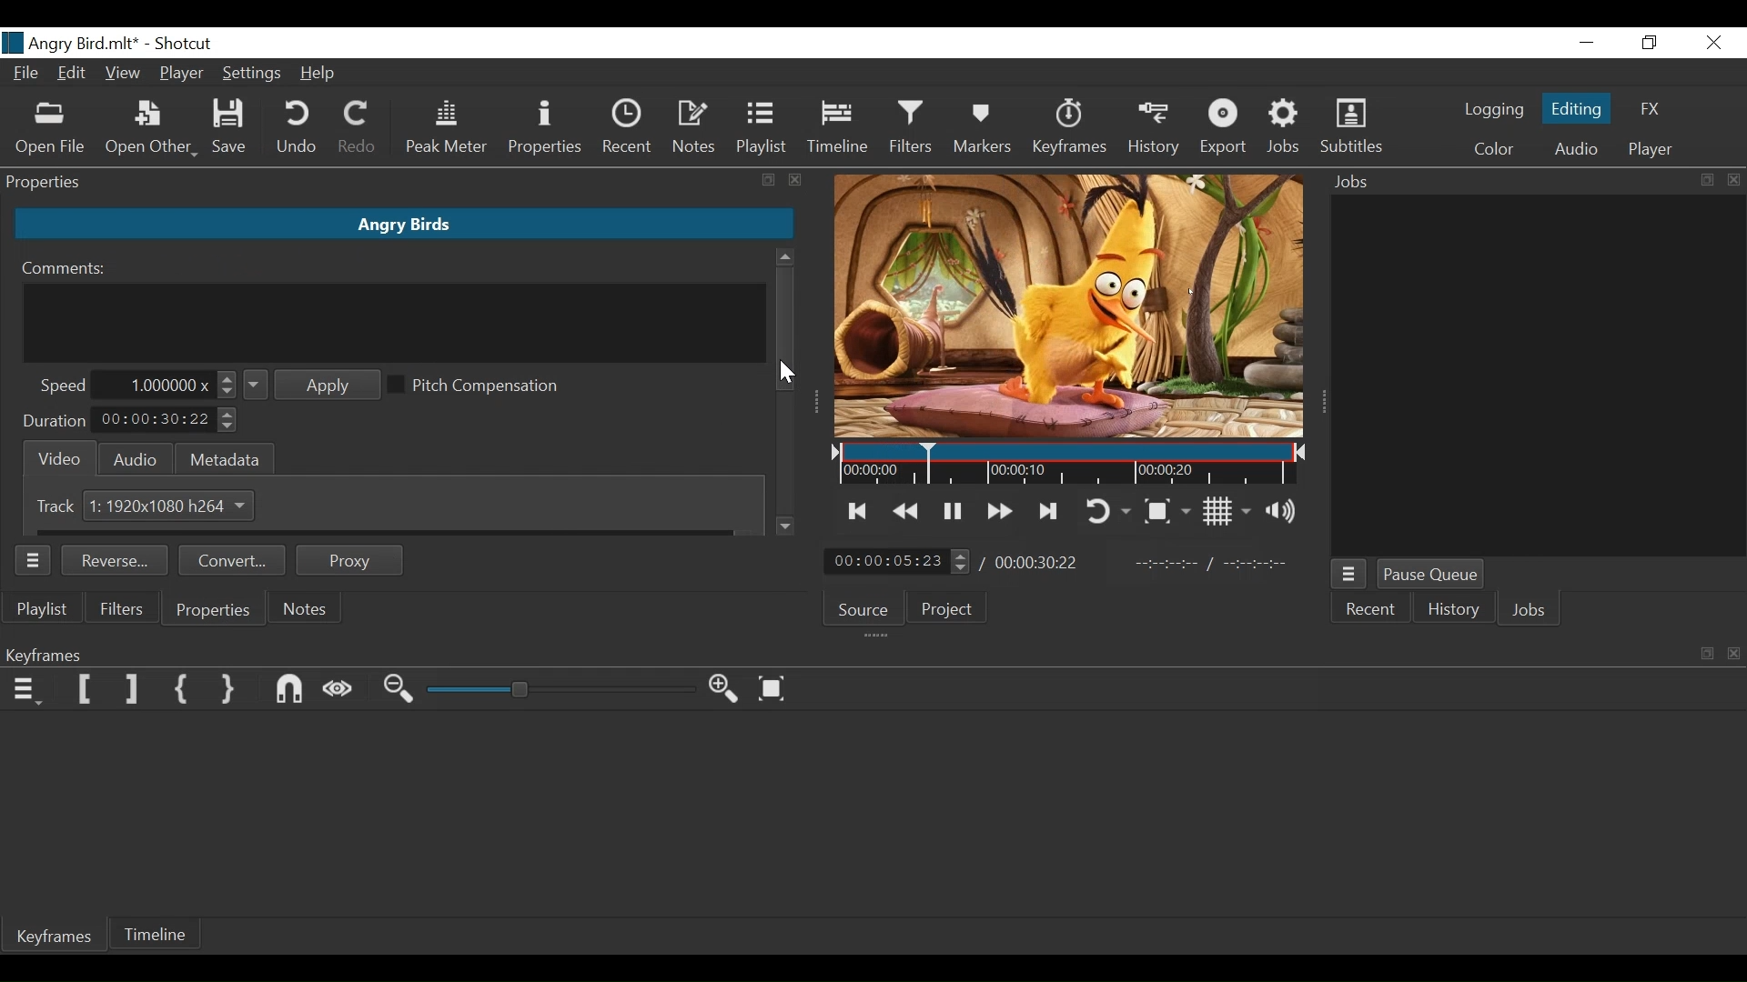 This screenshot has height=982, width=1747. Describe the element at coordinates (86, 688) in the screenshot. I see `Set Filter First` at that location.